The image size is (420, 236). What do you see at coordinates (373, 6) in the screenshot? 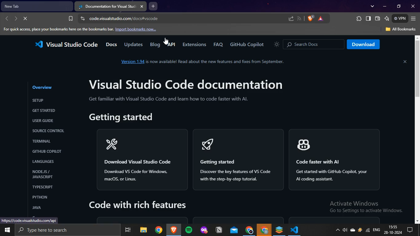
I see `search tabs` at bounding box center [373, 6].